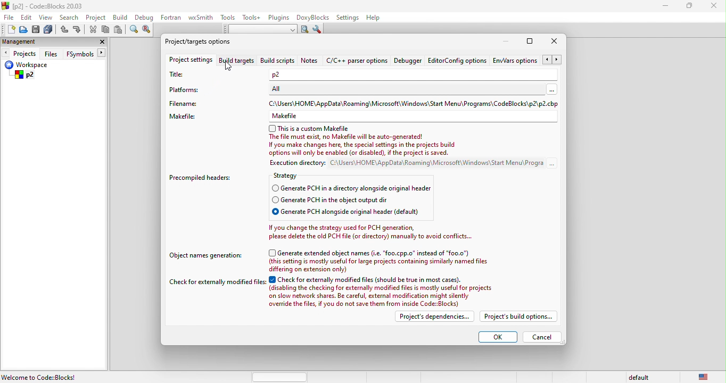 This screenshot has width=726, height=383. I want to click on Check for externally modified files (should be true in most cases).(disabling the checking for extemally modified files is mostly useful for projectson slow network shares. Be careful, extemal modification might silently override the files, if you do not save them from inside Code:Blocks), so click(383, 292).